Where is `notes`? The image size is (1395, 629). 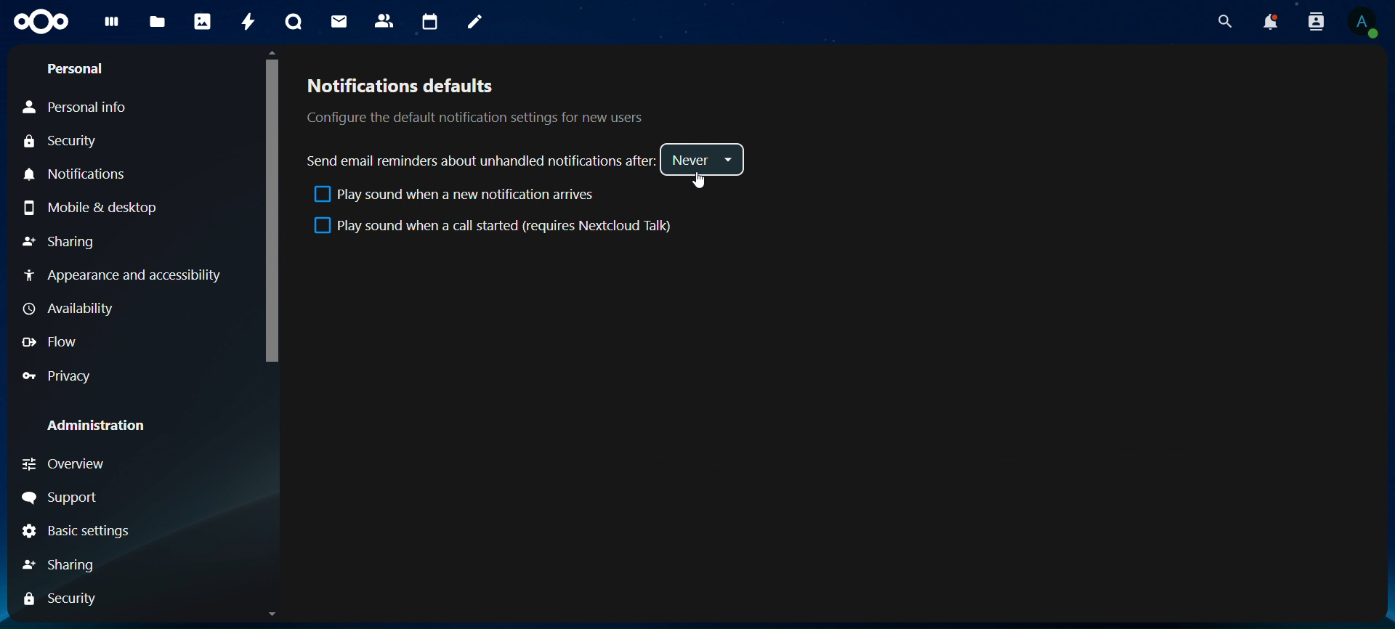
notes is located at coordinates (475, 23).